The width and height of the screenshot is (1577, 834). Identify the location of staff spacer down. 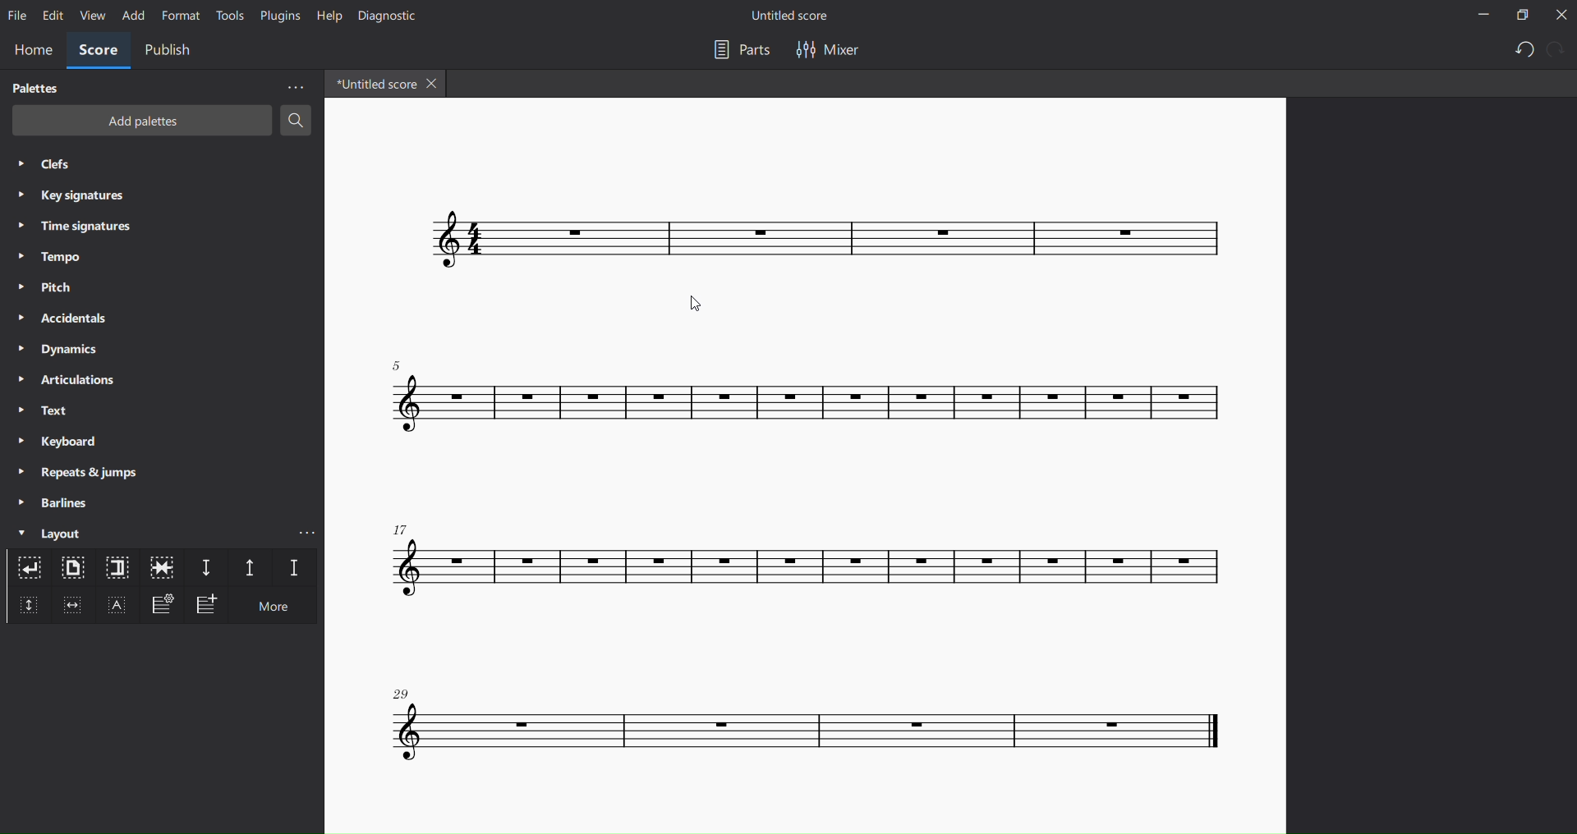
(205, 569).